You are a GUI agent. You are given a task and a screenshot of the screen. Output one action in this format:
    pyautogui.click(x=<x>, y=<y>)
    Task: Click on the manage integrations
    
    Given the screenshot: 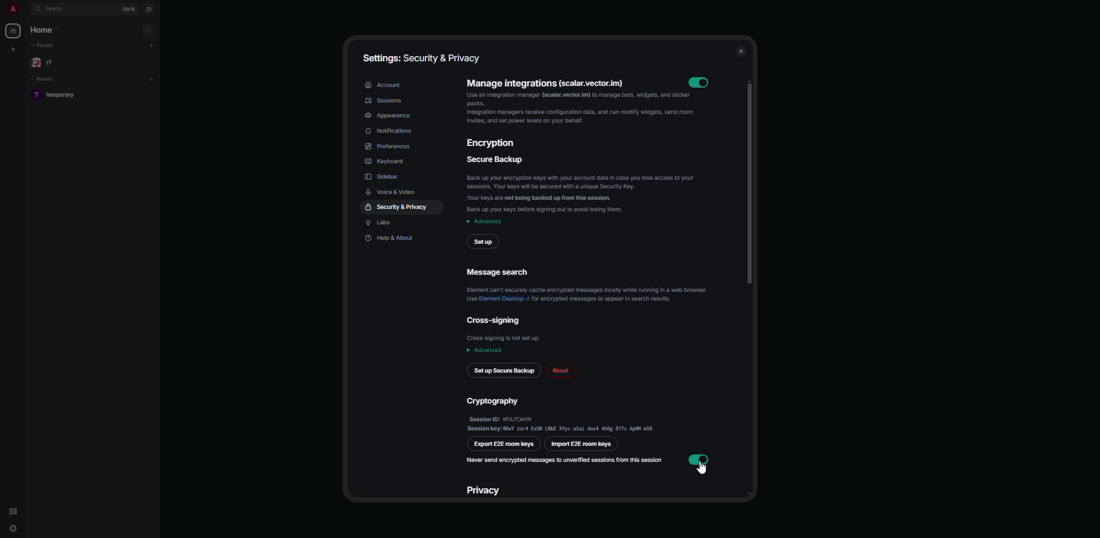 What is the action you would take?
    pyautogui.click(x=575, y=102)
    